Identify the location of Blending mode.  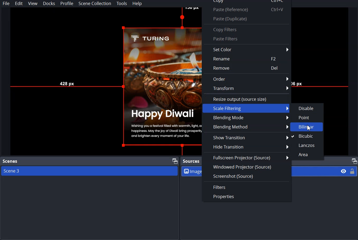
(245, 117).